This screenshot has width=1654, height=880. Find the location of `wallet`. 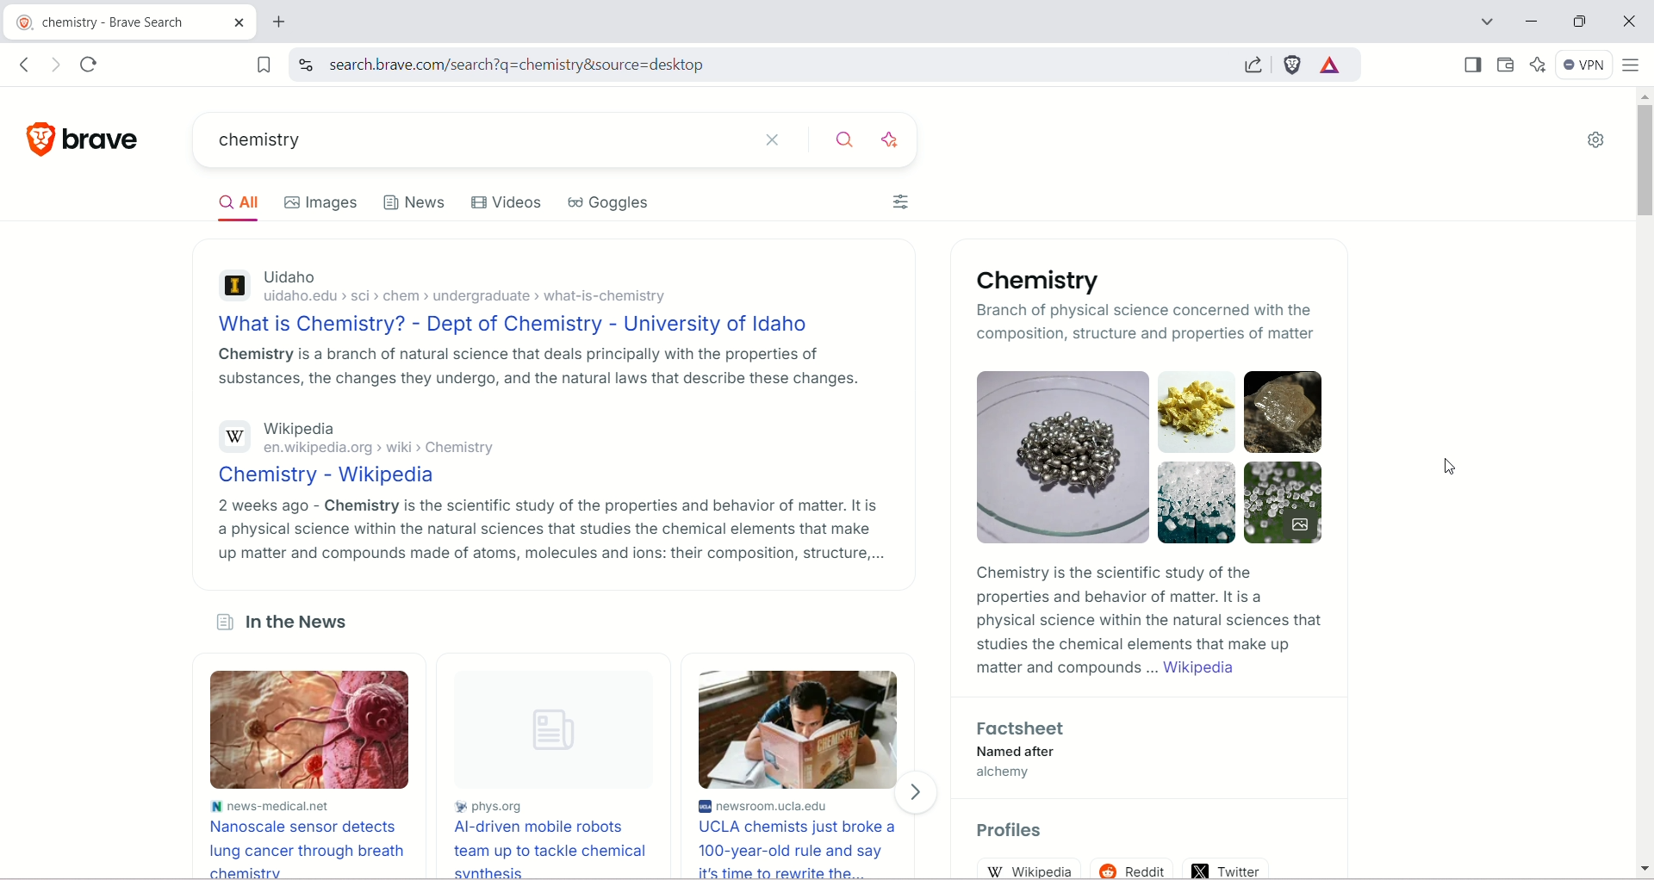

wallet is located at coordinates (1506, 63).